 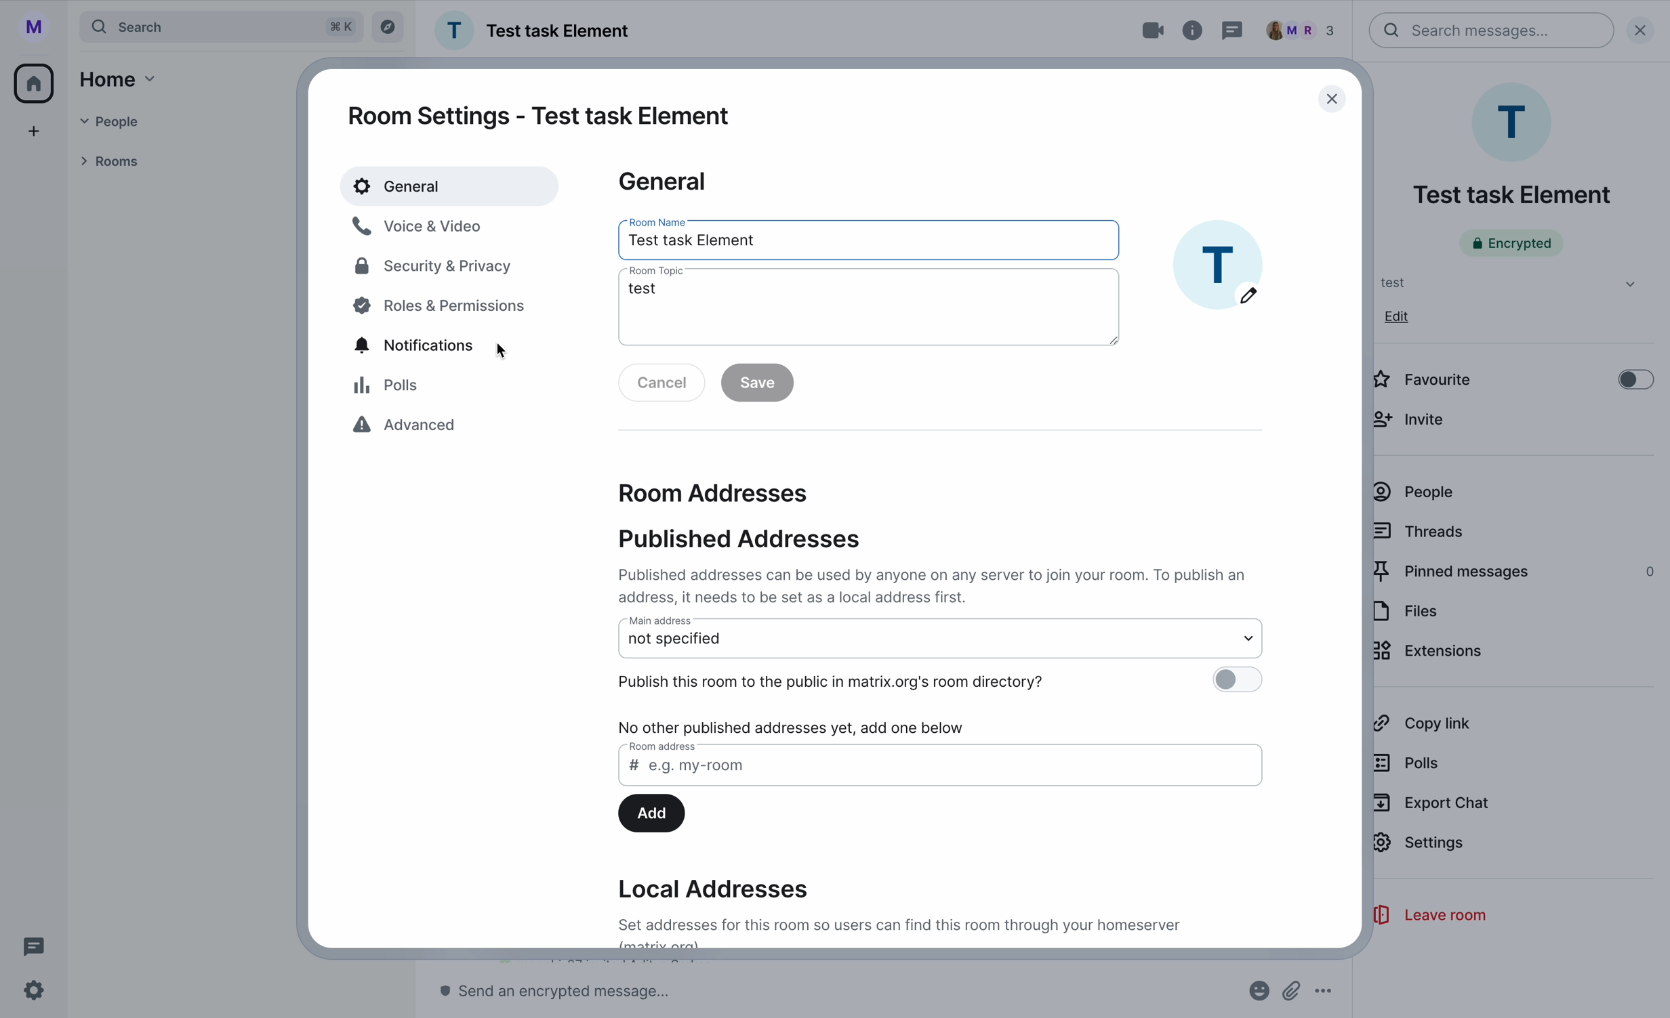 I want to click on room address, so click(x=945, y=765).